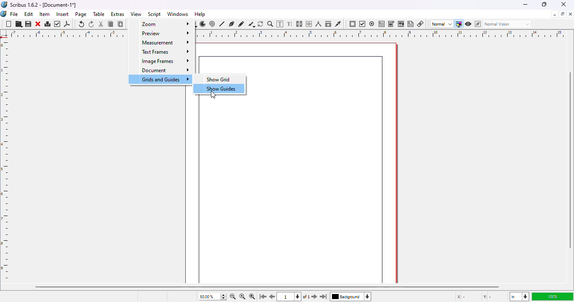 The height and width of the screenshot is (302, 574). What do you see at coordinates (469, 23) in the screenshot?
I see `preview mode` at bounding box center [469, 23].